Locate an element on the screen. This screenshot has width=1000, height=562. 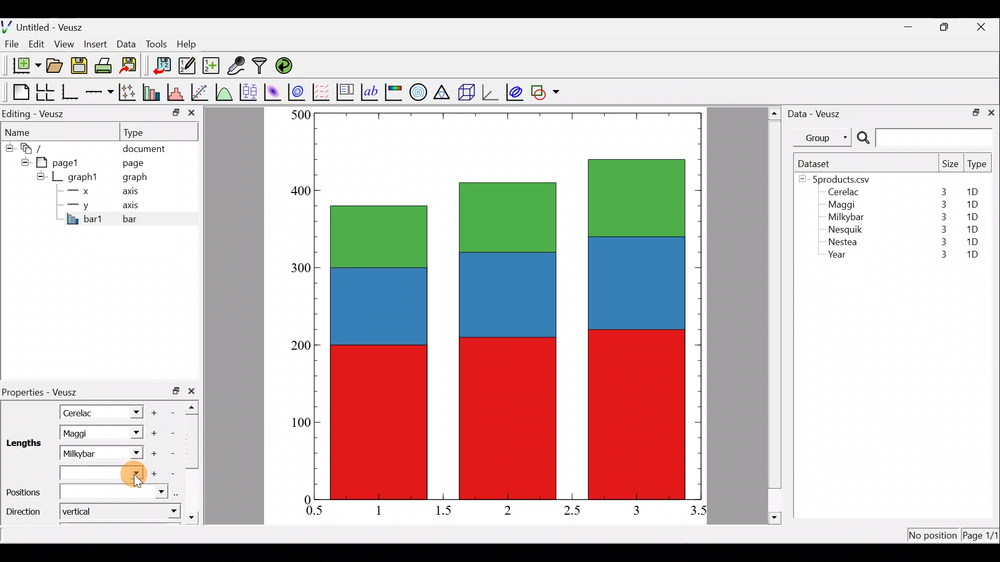
200 is located at coordinates (301, 347).